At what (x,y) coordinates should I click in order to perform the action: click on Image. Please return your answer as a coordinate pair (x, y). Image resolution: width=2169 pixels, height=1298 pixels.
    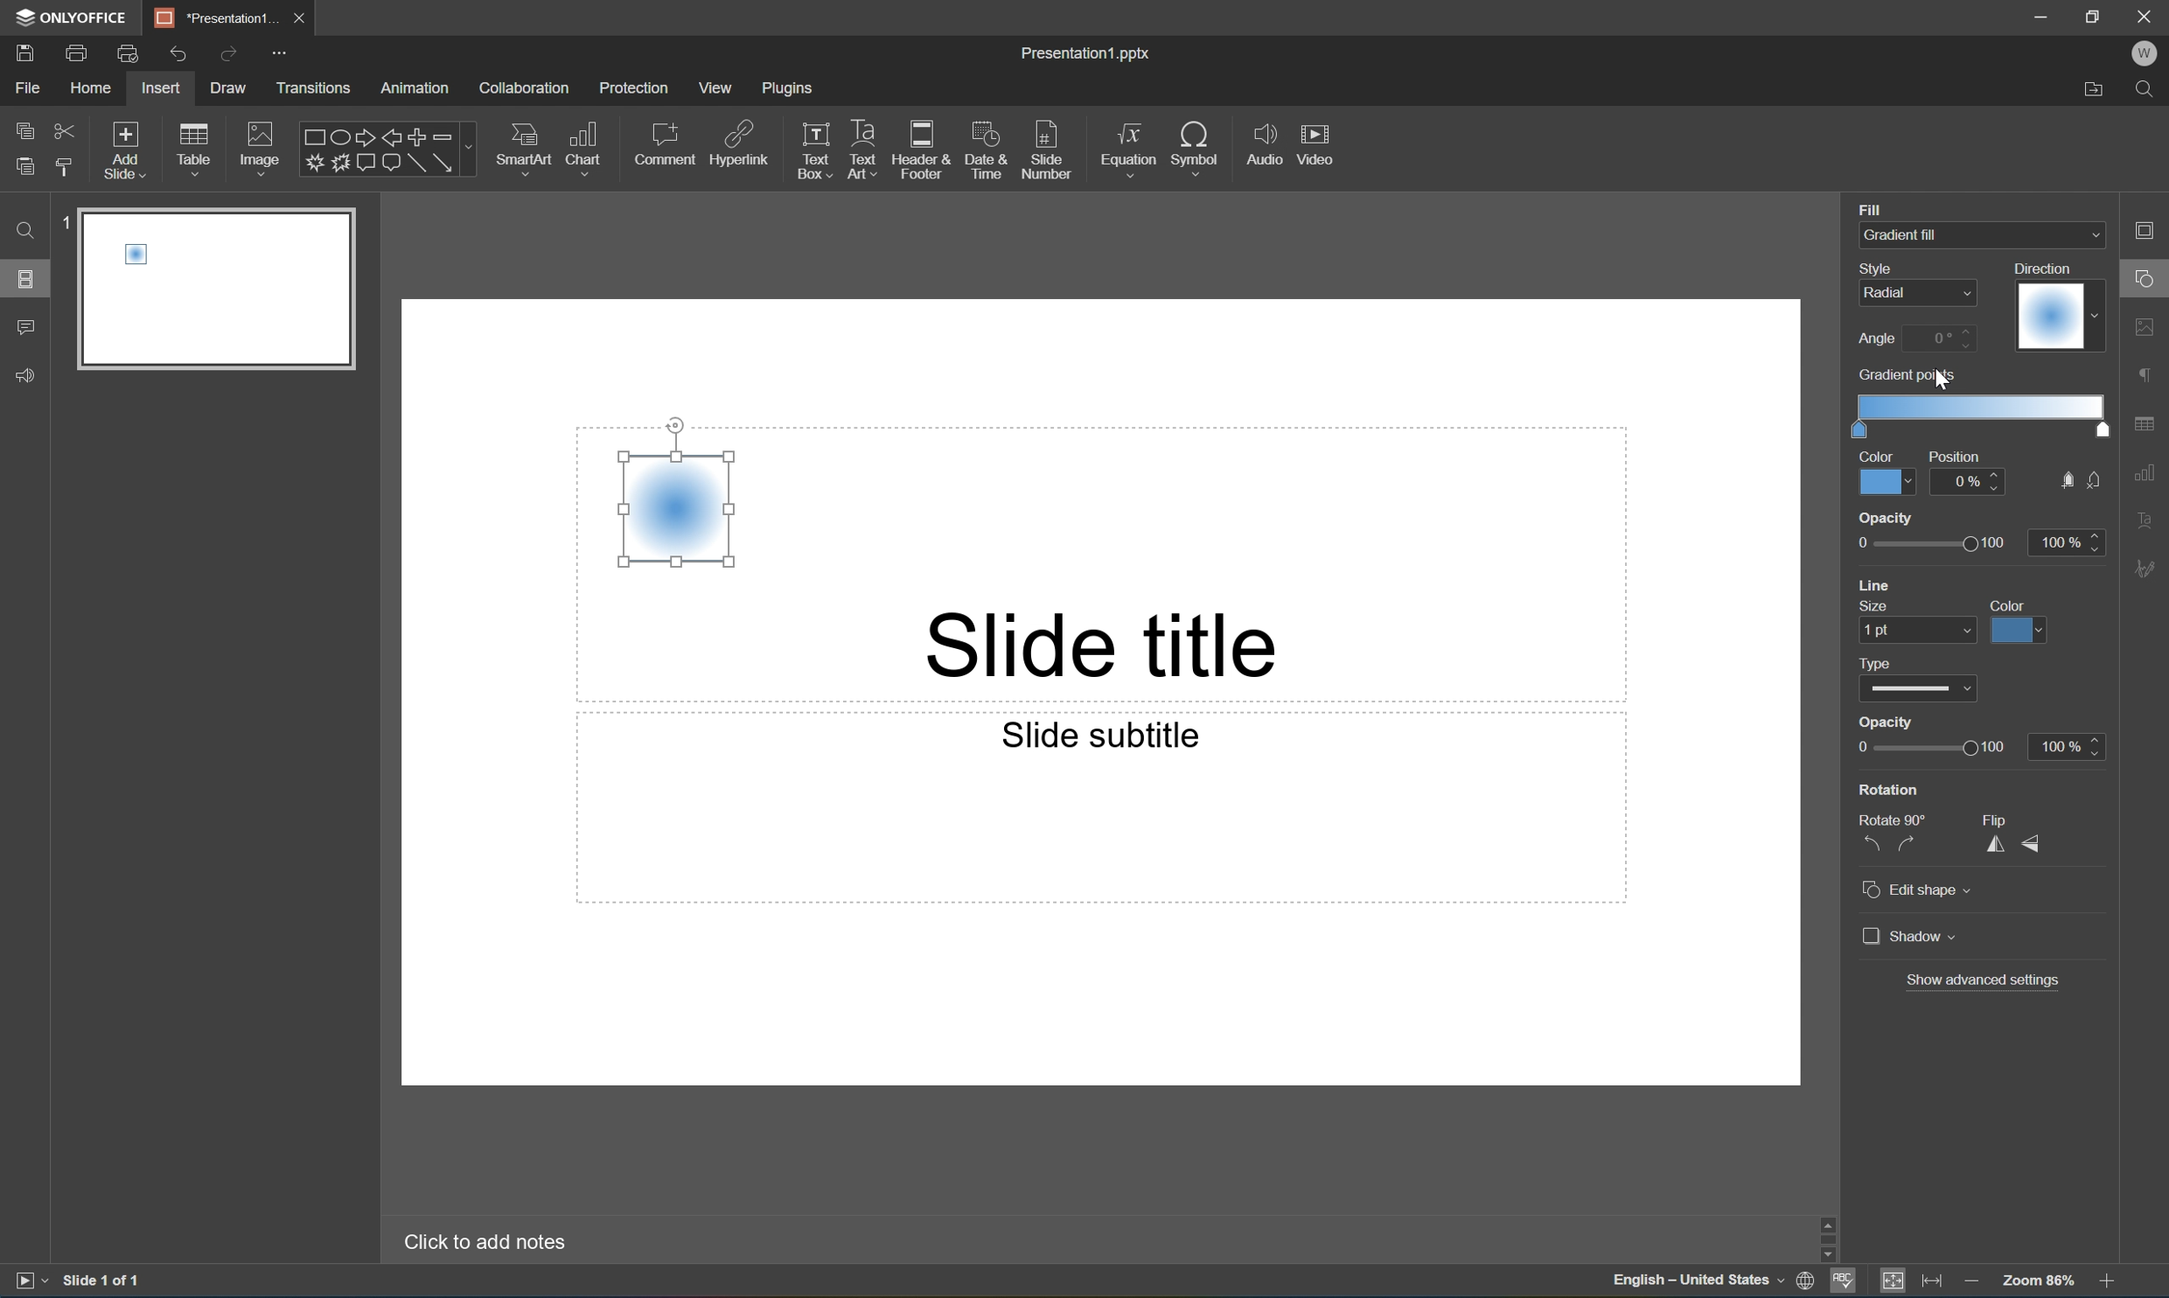
    Looking at the image, I should click on (261, 146).